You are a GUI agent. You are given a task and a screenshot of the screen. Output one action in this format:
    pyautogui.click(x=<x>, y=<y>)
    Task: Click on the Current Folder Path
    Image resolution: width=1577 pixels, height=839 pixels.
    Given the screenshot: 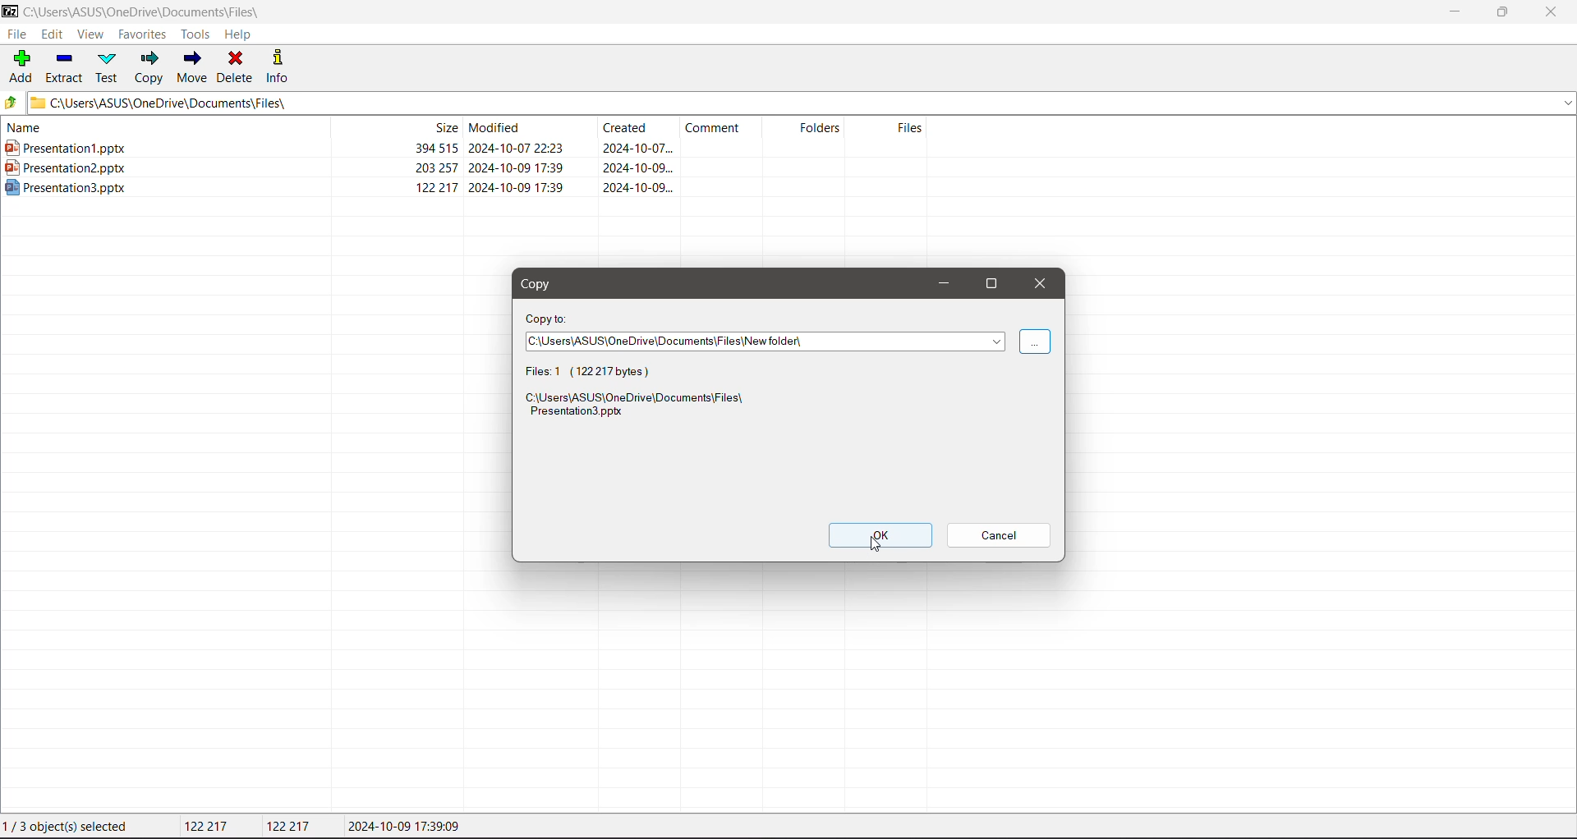 What is the action you would take?
    pyautogui.click(x=803, y=103)
    